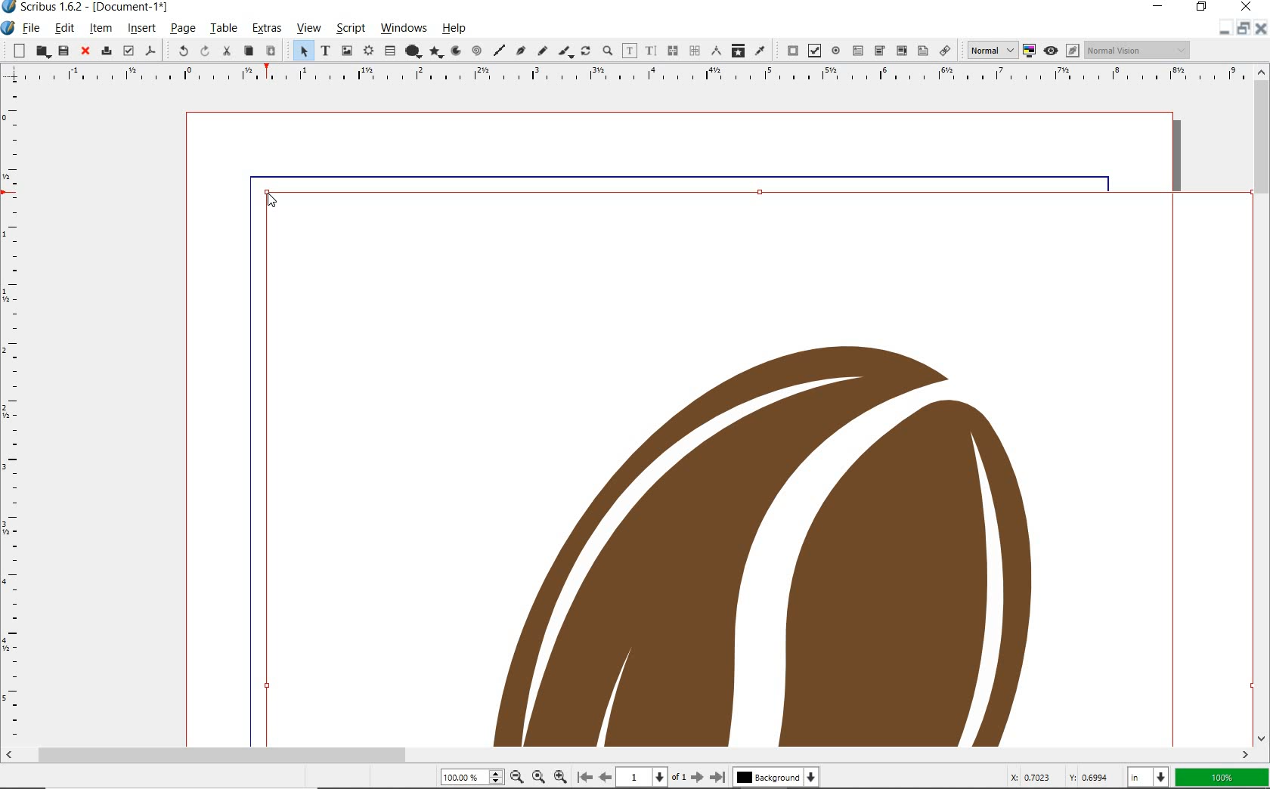  What do you see at coordinates (101, 29) in the screenshot?
I see `item` at bounding box center [101, 29].